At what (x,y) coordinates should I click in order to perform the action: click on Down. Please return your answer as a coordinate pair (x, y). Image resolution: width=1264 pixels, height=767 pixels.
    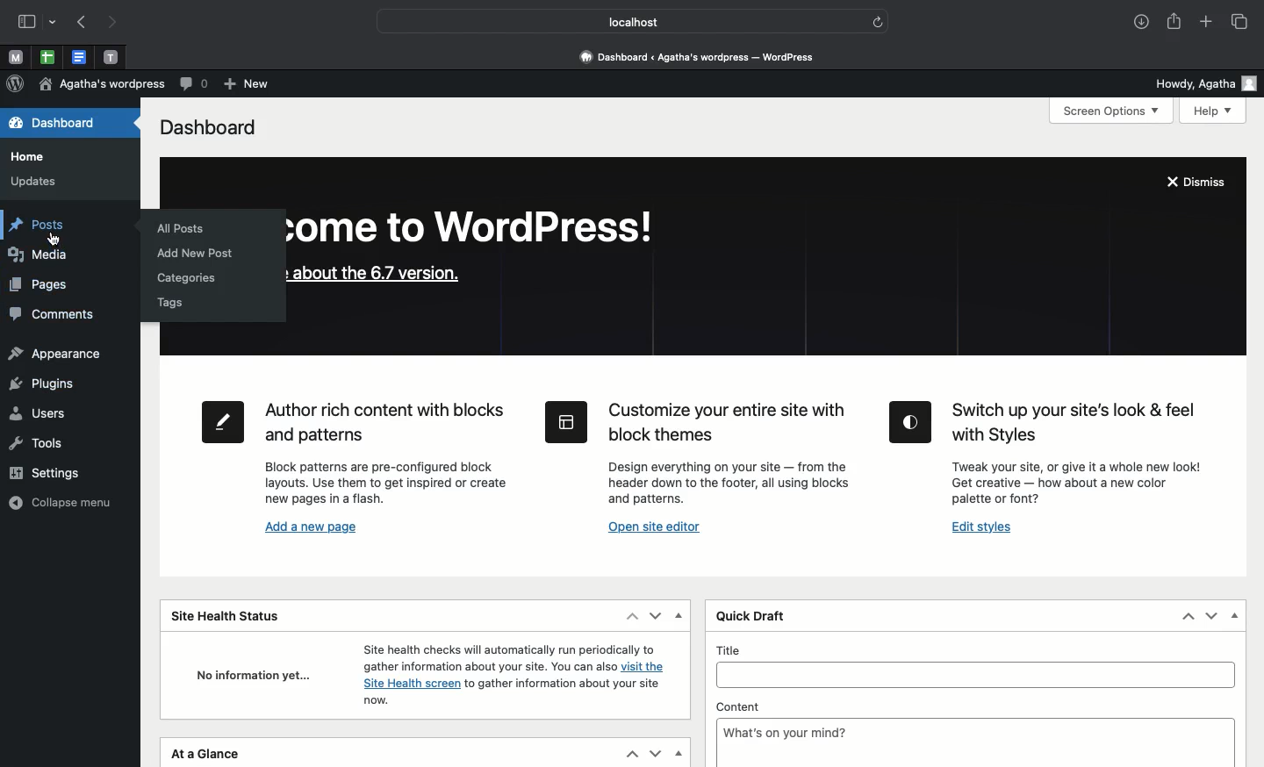
    Looking at the image, I should click on (1210, 614).